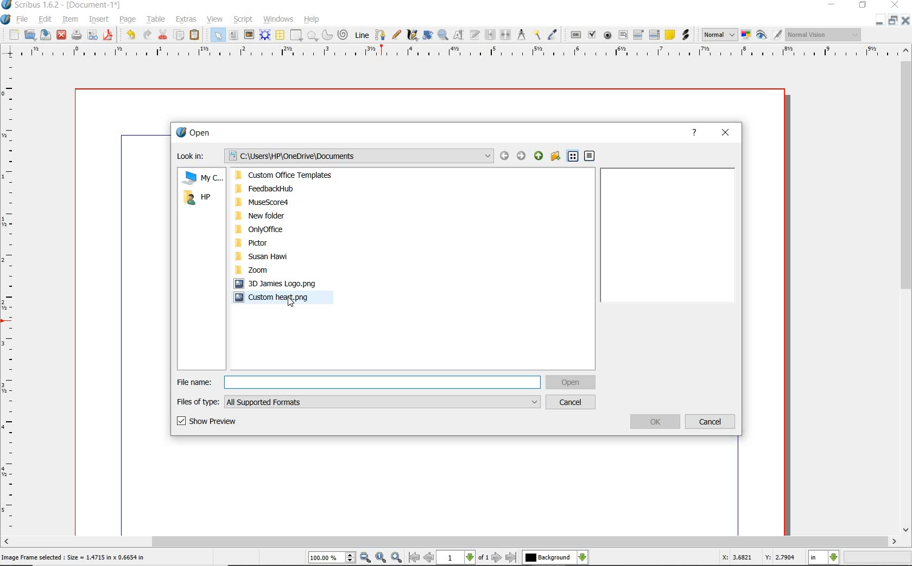 This screenshot has width=912, height=566. What do you see at coordinates (427, 36) in the screenshot?
I see `rotate item` at bounding box center [427, 36].